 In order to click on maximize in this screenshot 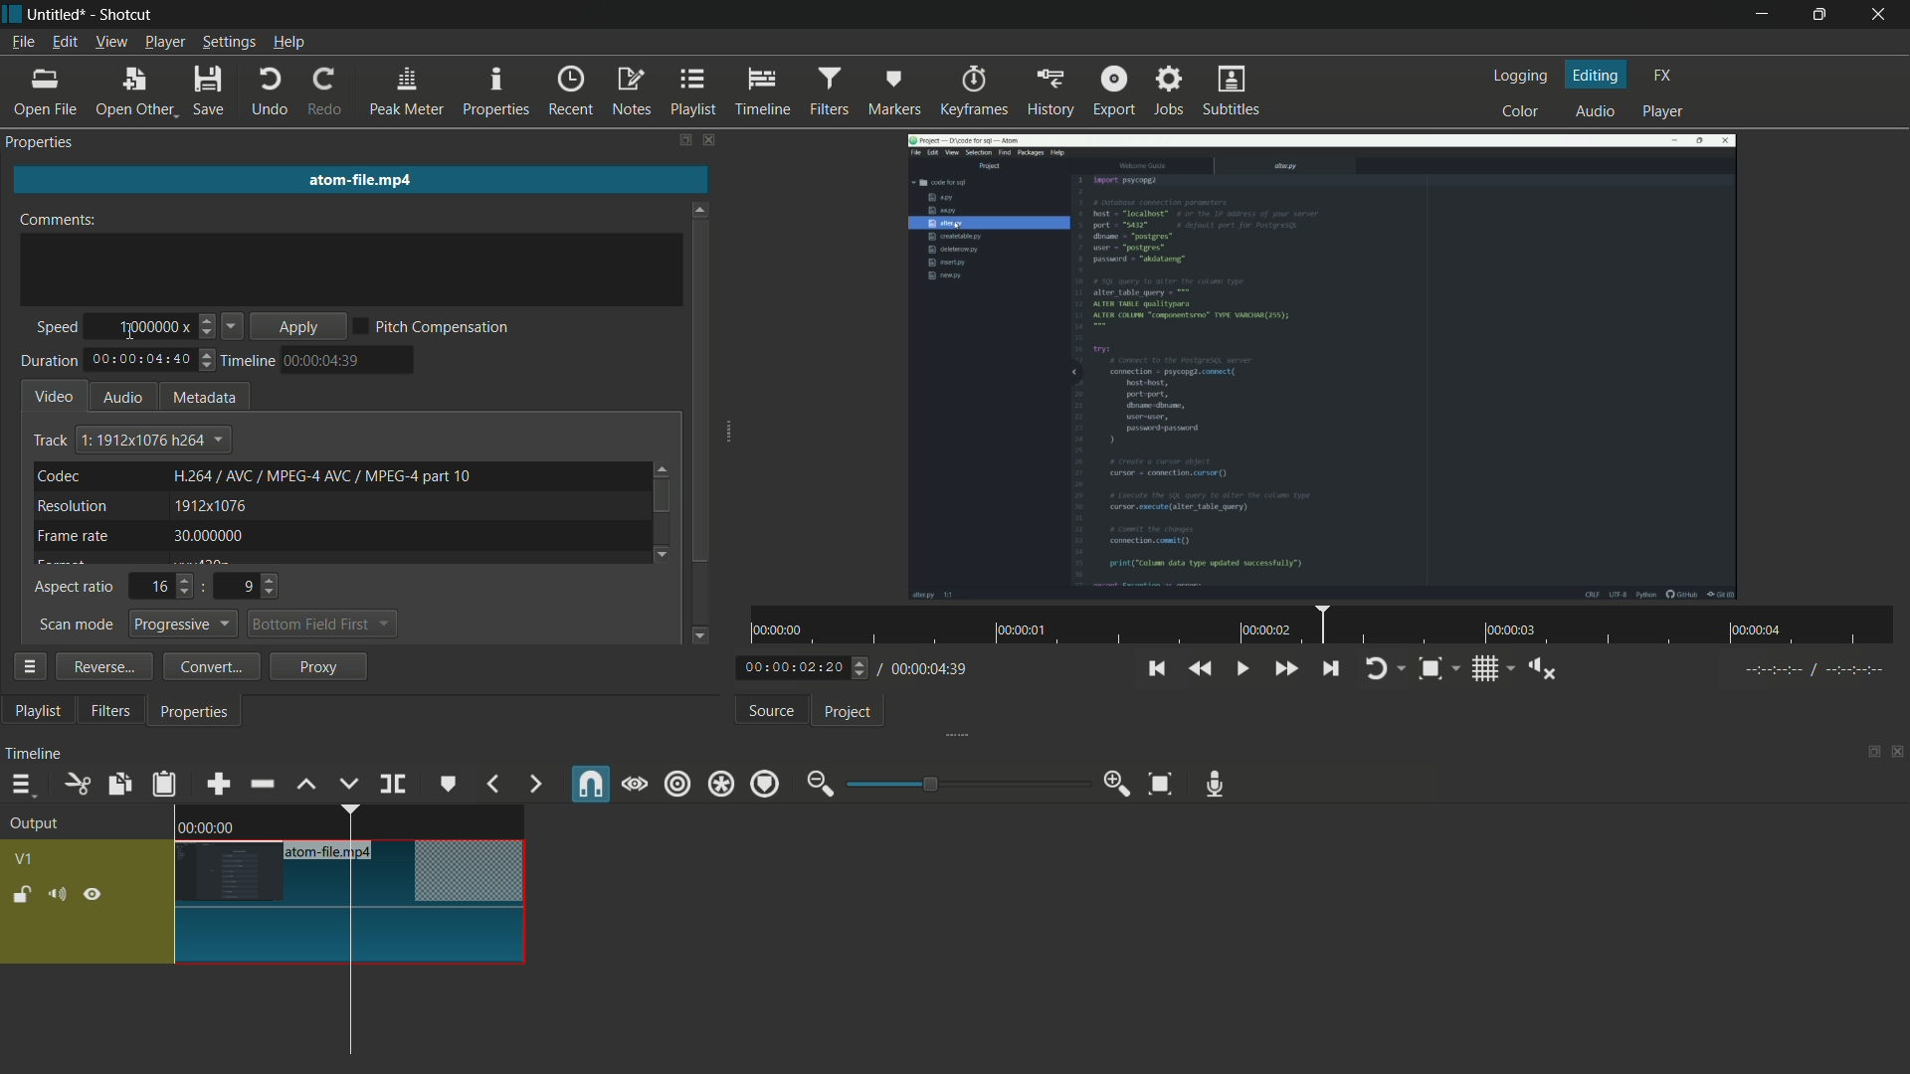, I will do `click(1821, 13)`.